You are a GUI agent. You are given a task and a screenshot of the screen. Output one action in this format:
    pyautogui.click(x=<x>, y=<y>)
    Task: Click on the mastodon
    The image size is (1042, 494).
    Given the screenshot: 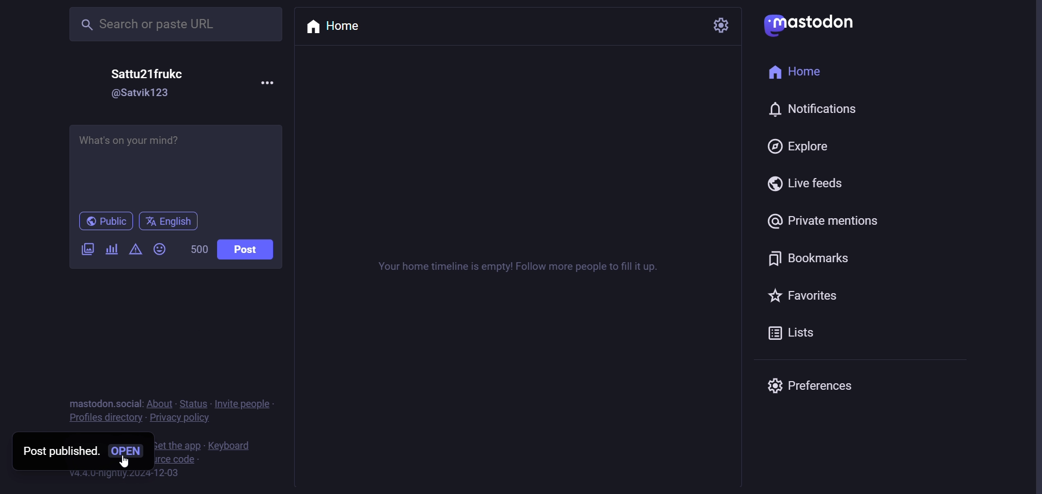 What is the action you would take?
    pyautogui.click(x=89, y=402)
    